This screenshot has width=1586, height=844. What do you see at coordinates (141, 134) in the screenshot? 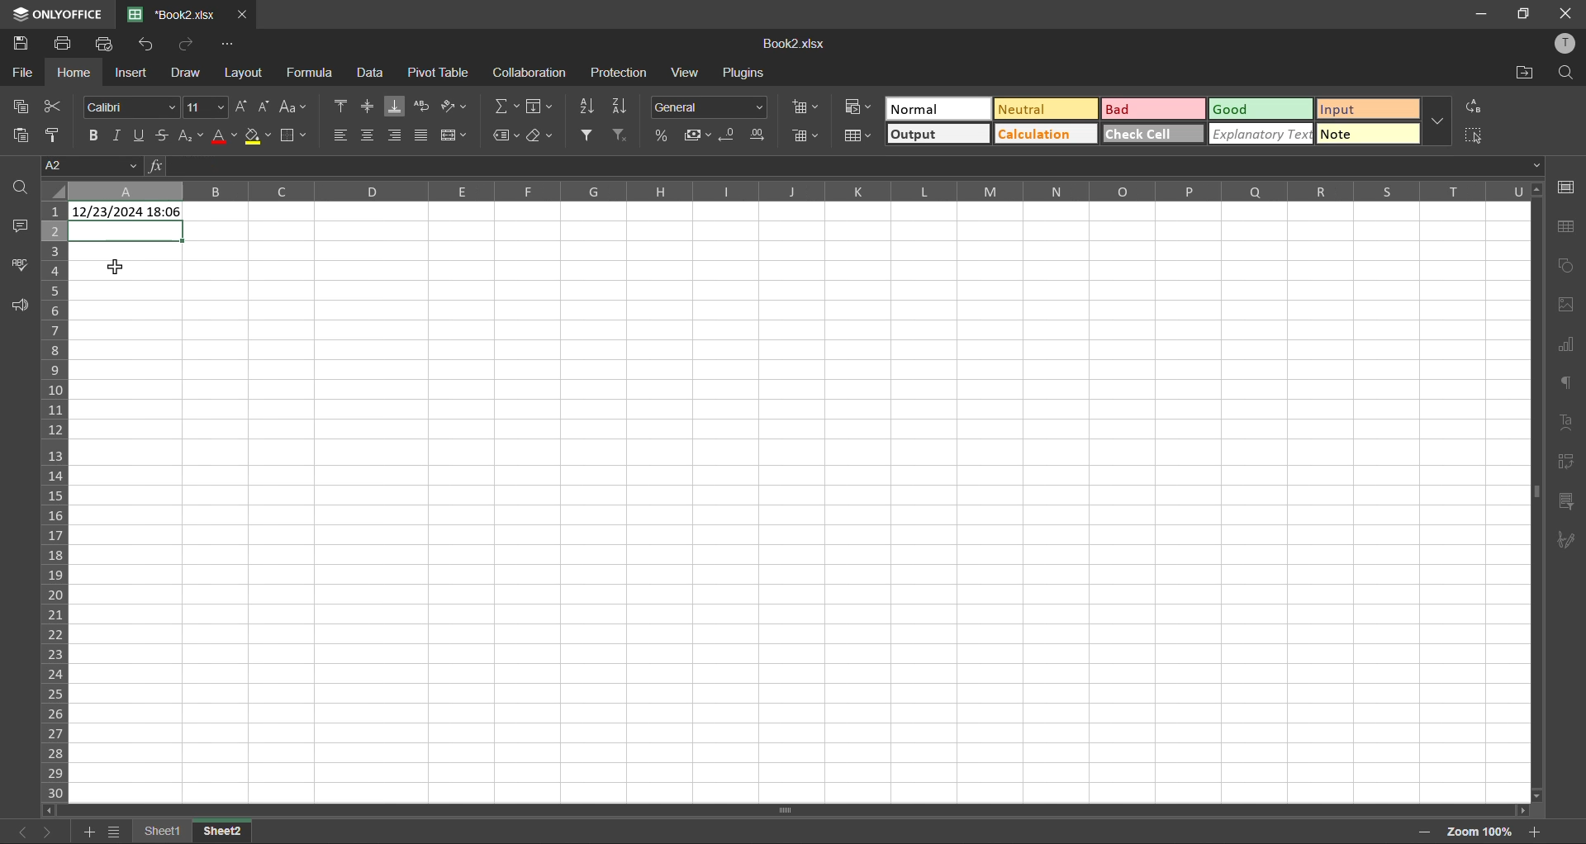
I see `underline` at bounding box center [141, 134].